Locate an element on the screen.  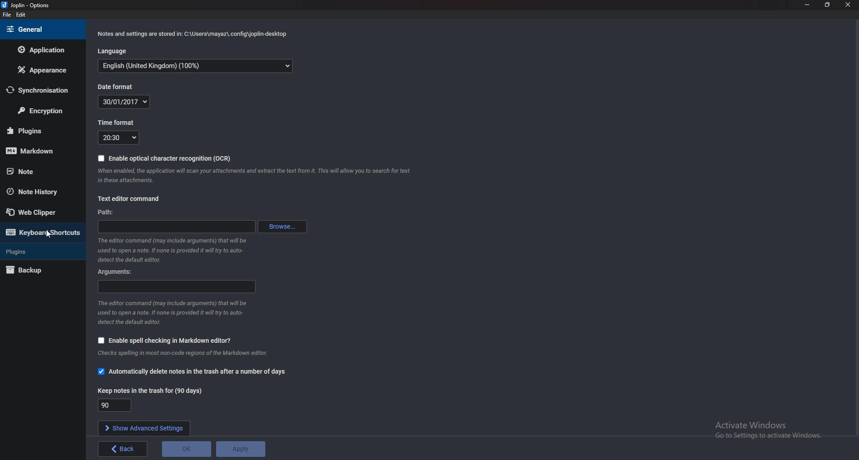
path is located at coordinates (176, 227).